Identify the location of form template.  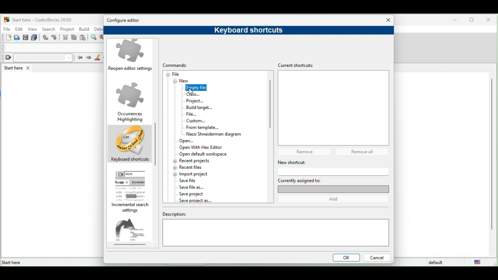
(202, 127).